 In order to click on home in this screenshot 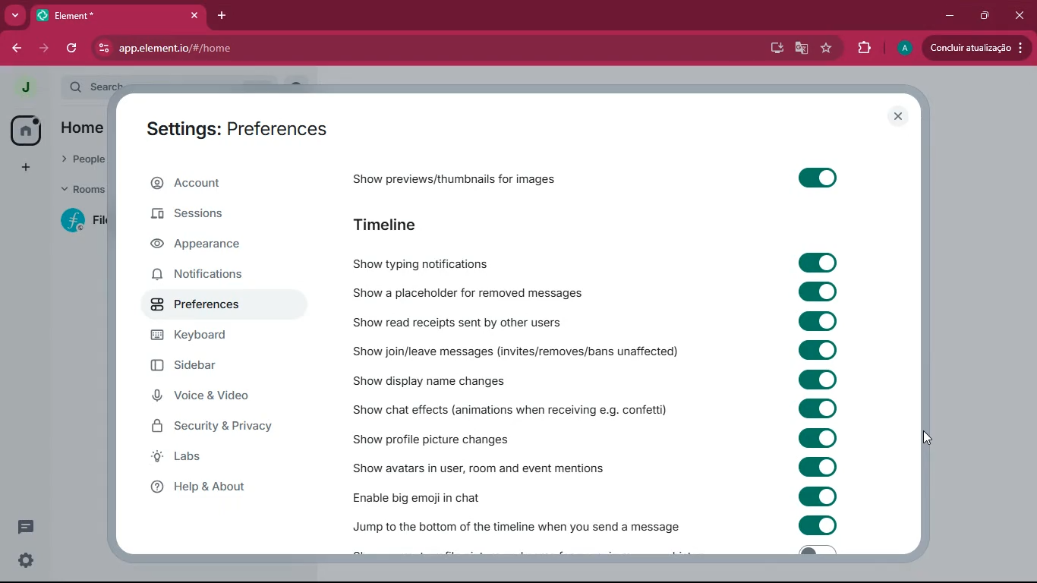, I will do `click(27, 131)`.